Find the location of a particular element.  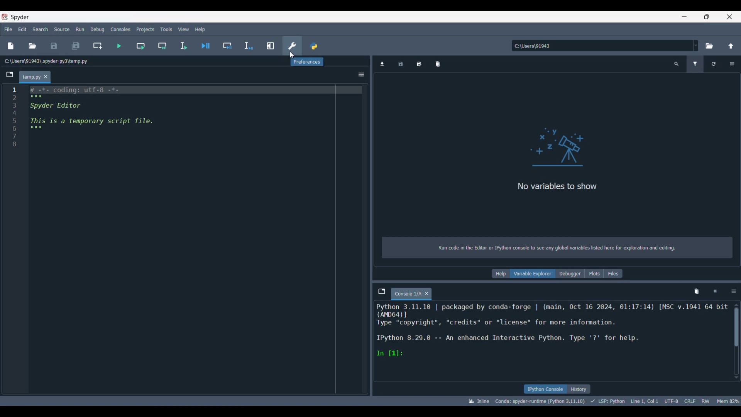

Close tab is located at coordinates (427, 293).